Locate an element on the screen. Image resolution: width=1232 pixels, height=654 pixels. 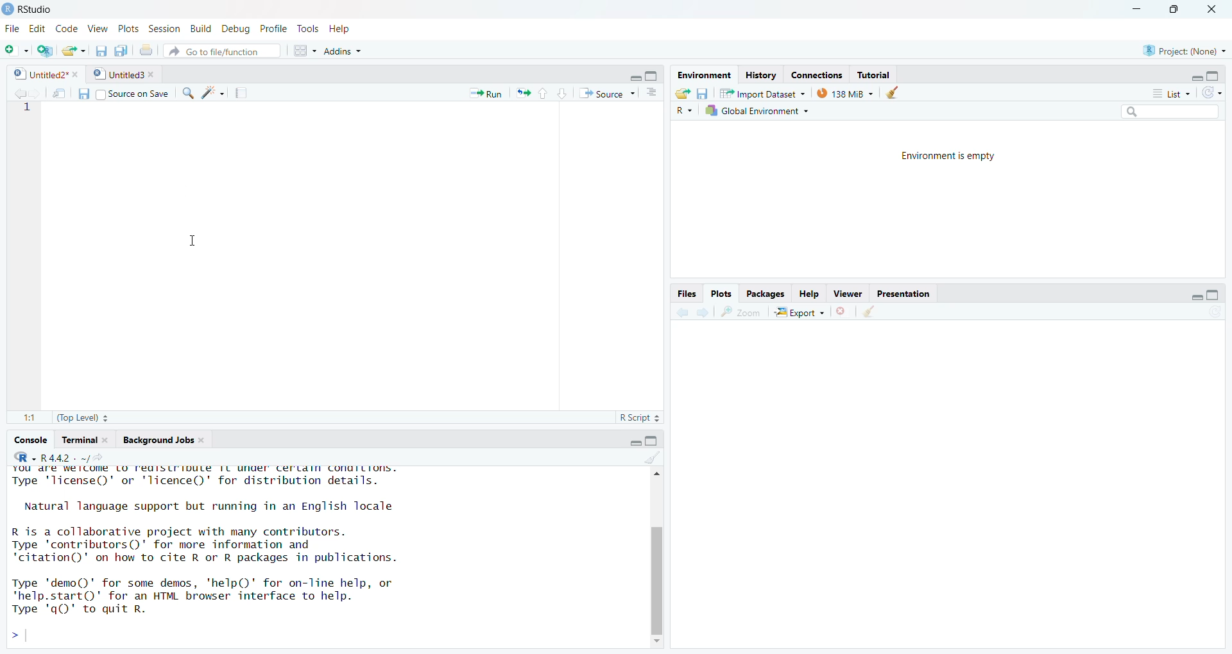
text cursor is located at coordinates (198, 244).